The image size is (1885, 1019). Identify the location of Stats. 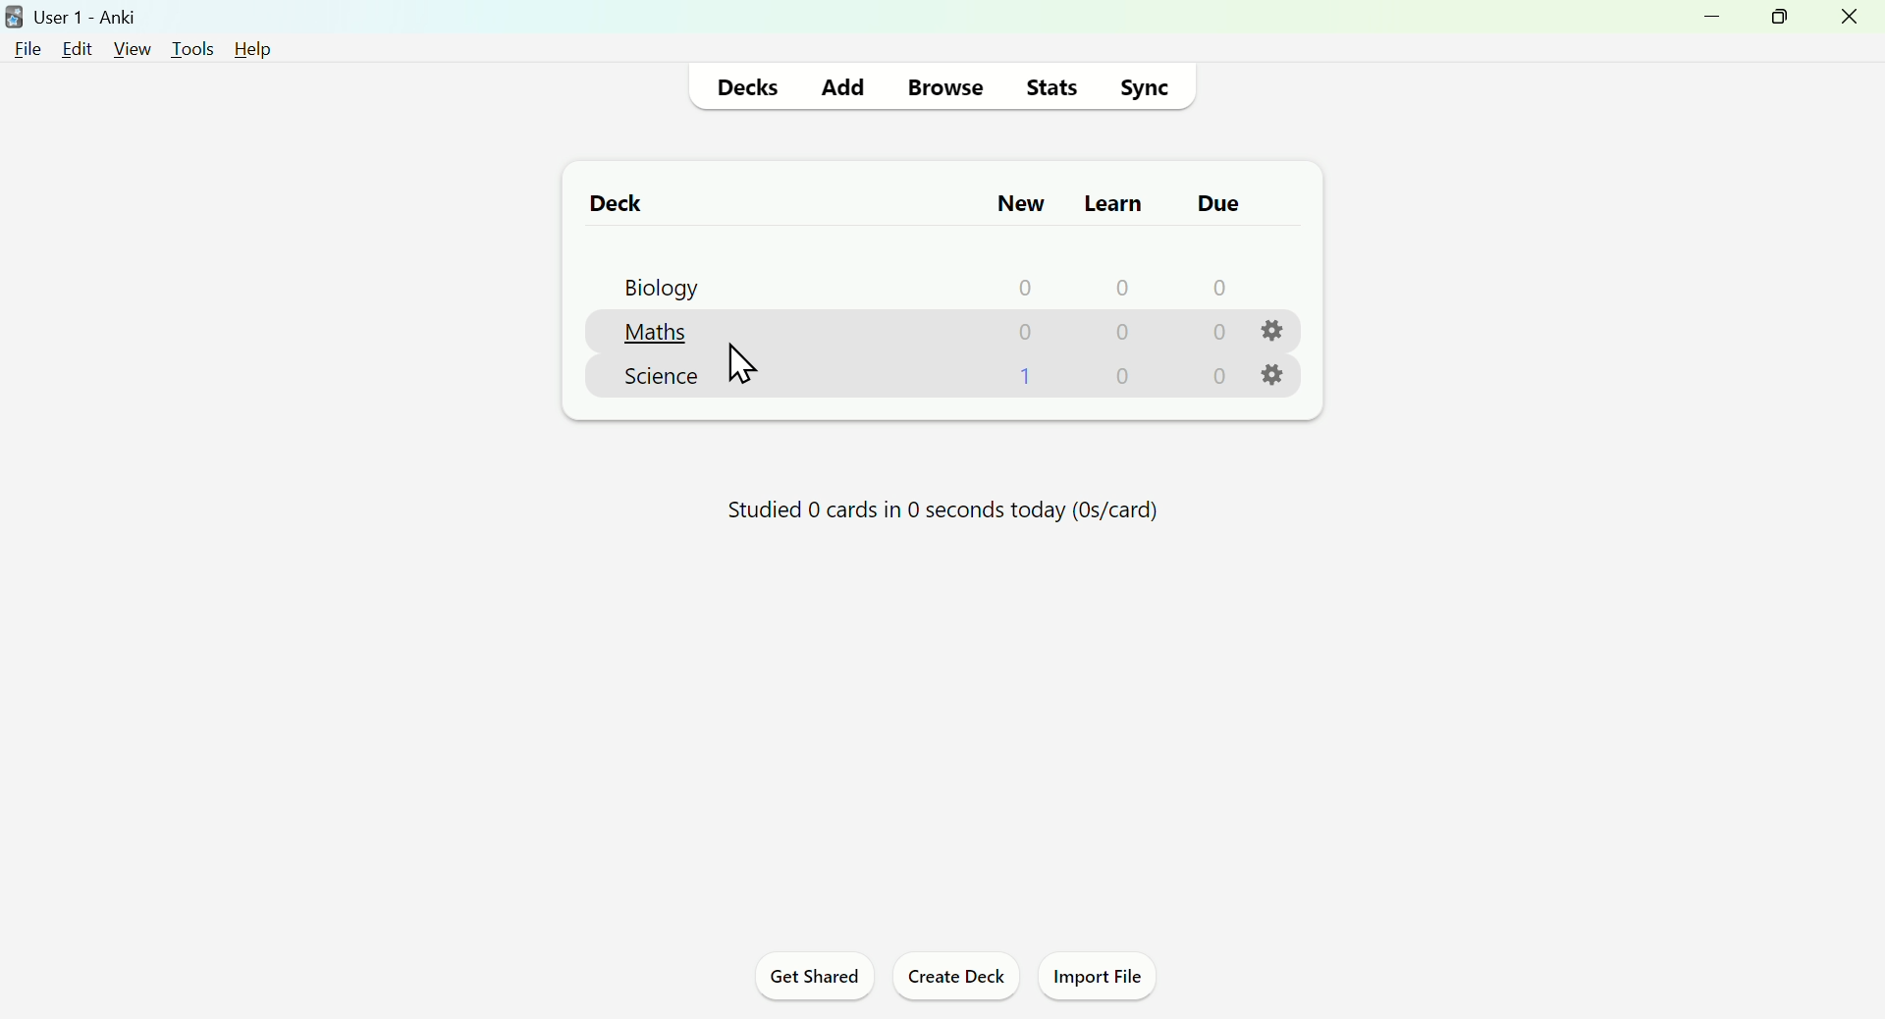
(1052, 85).